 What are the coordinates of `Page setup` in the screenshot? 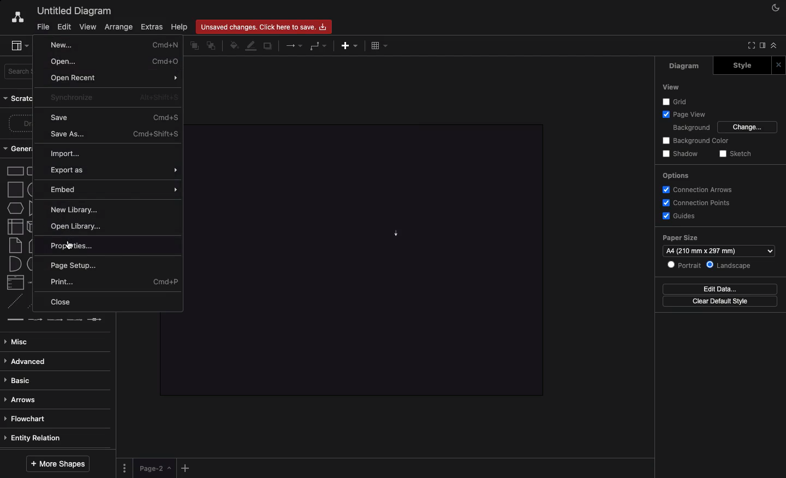 It's located at (74, 265).